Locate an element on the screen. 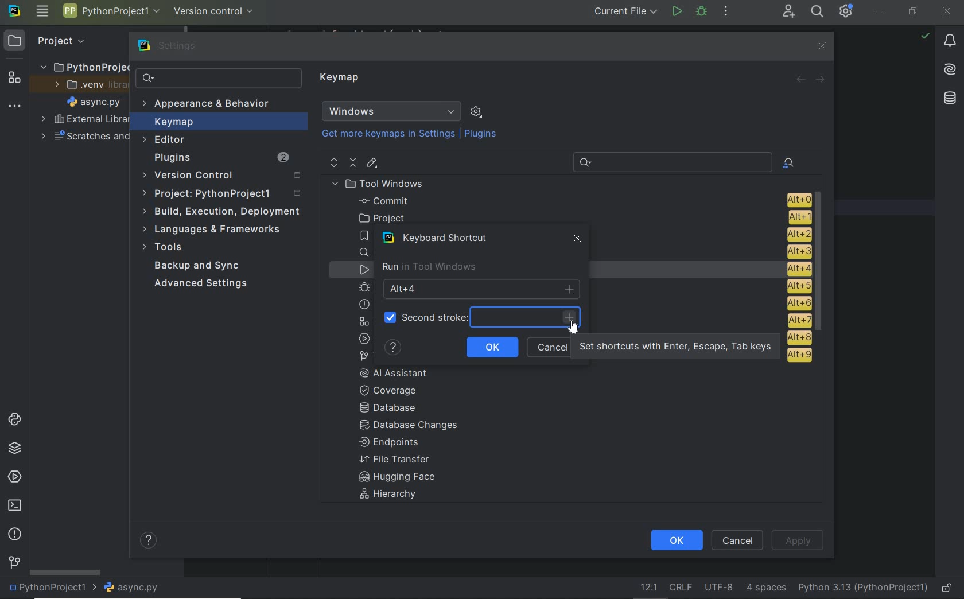 The image size is (964, 599). AI Assistant is located at coordinates (402, 373).